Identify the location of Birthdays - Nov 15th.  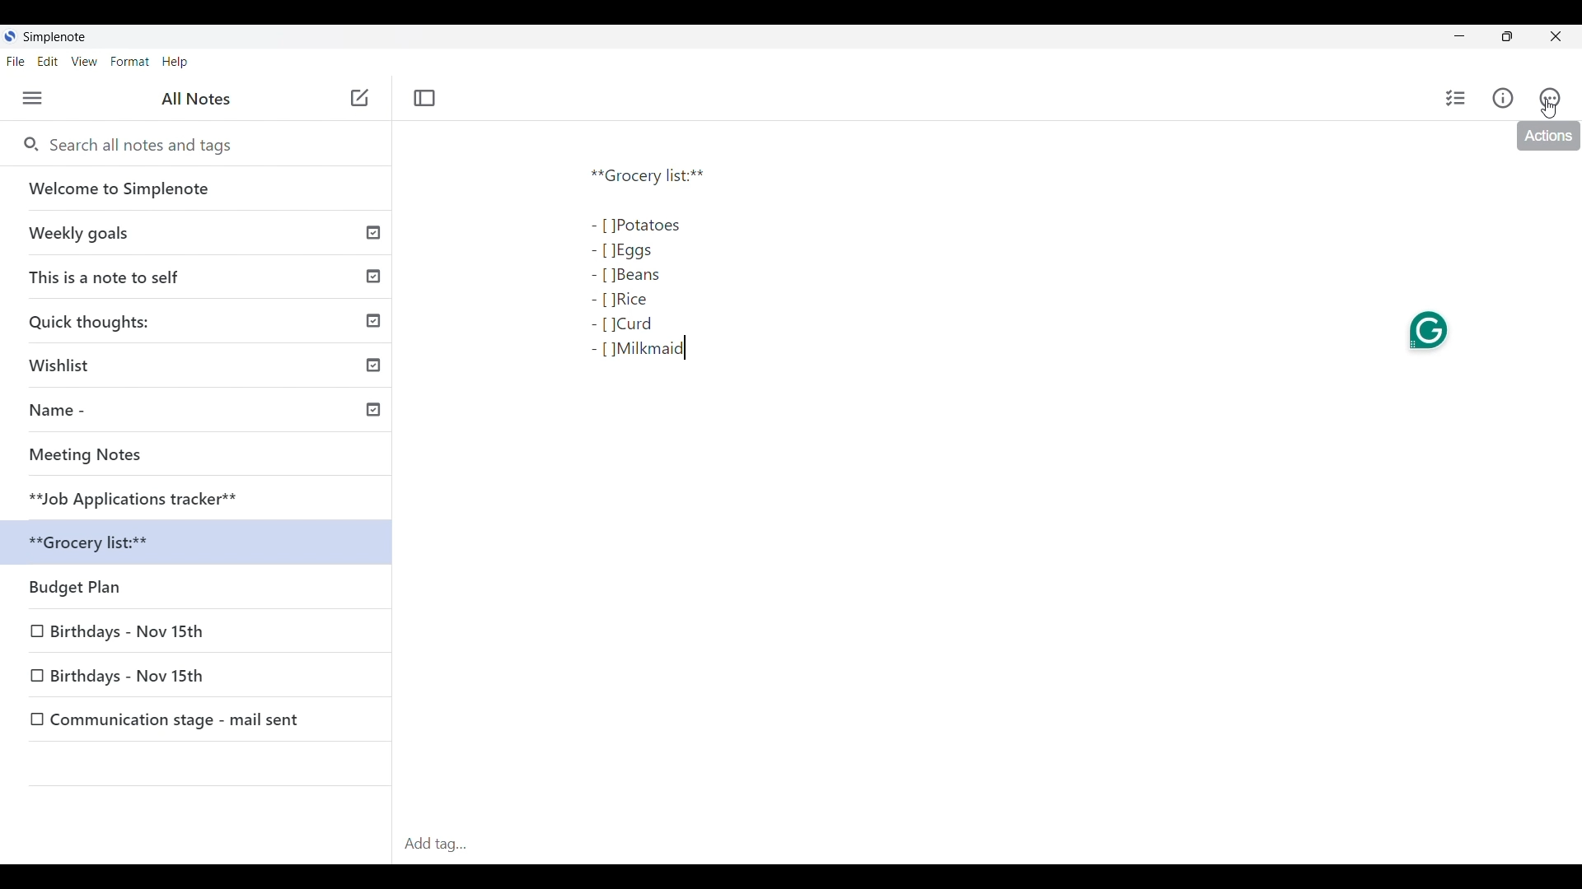
(198, 634).